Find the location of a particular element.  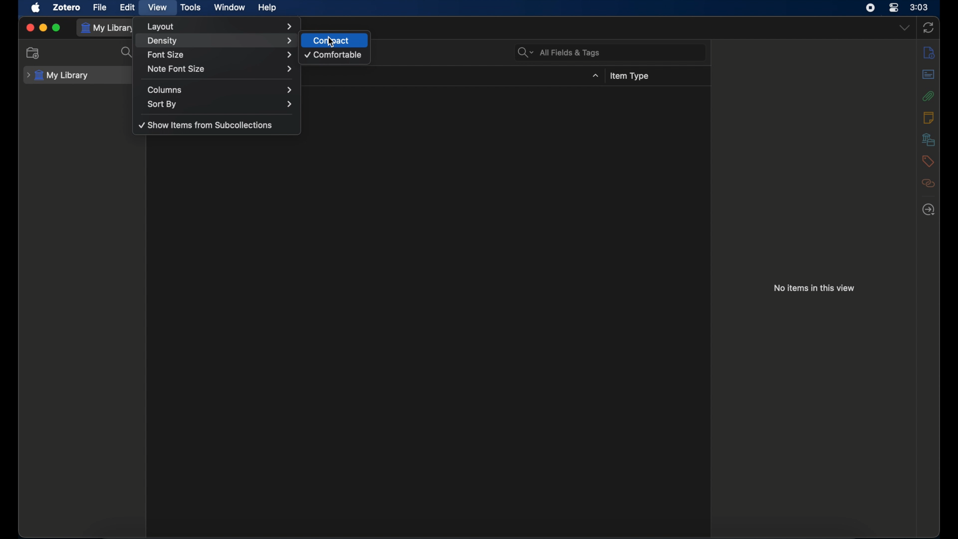

columns is located at coordinates (221, 90).